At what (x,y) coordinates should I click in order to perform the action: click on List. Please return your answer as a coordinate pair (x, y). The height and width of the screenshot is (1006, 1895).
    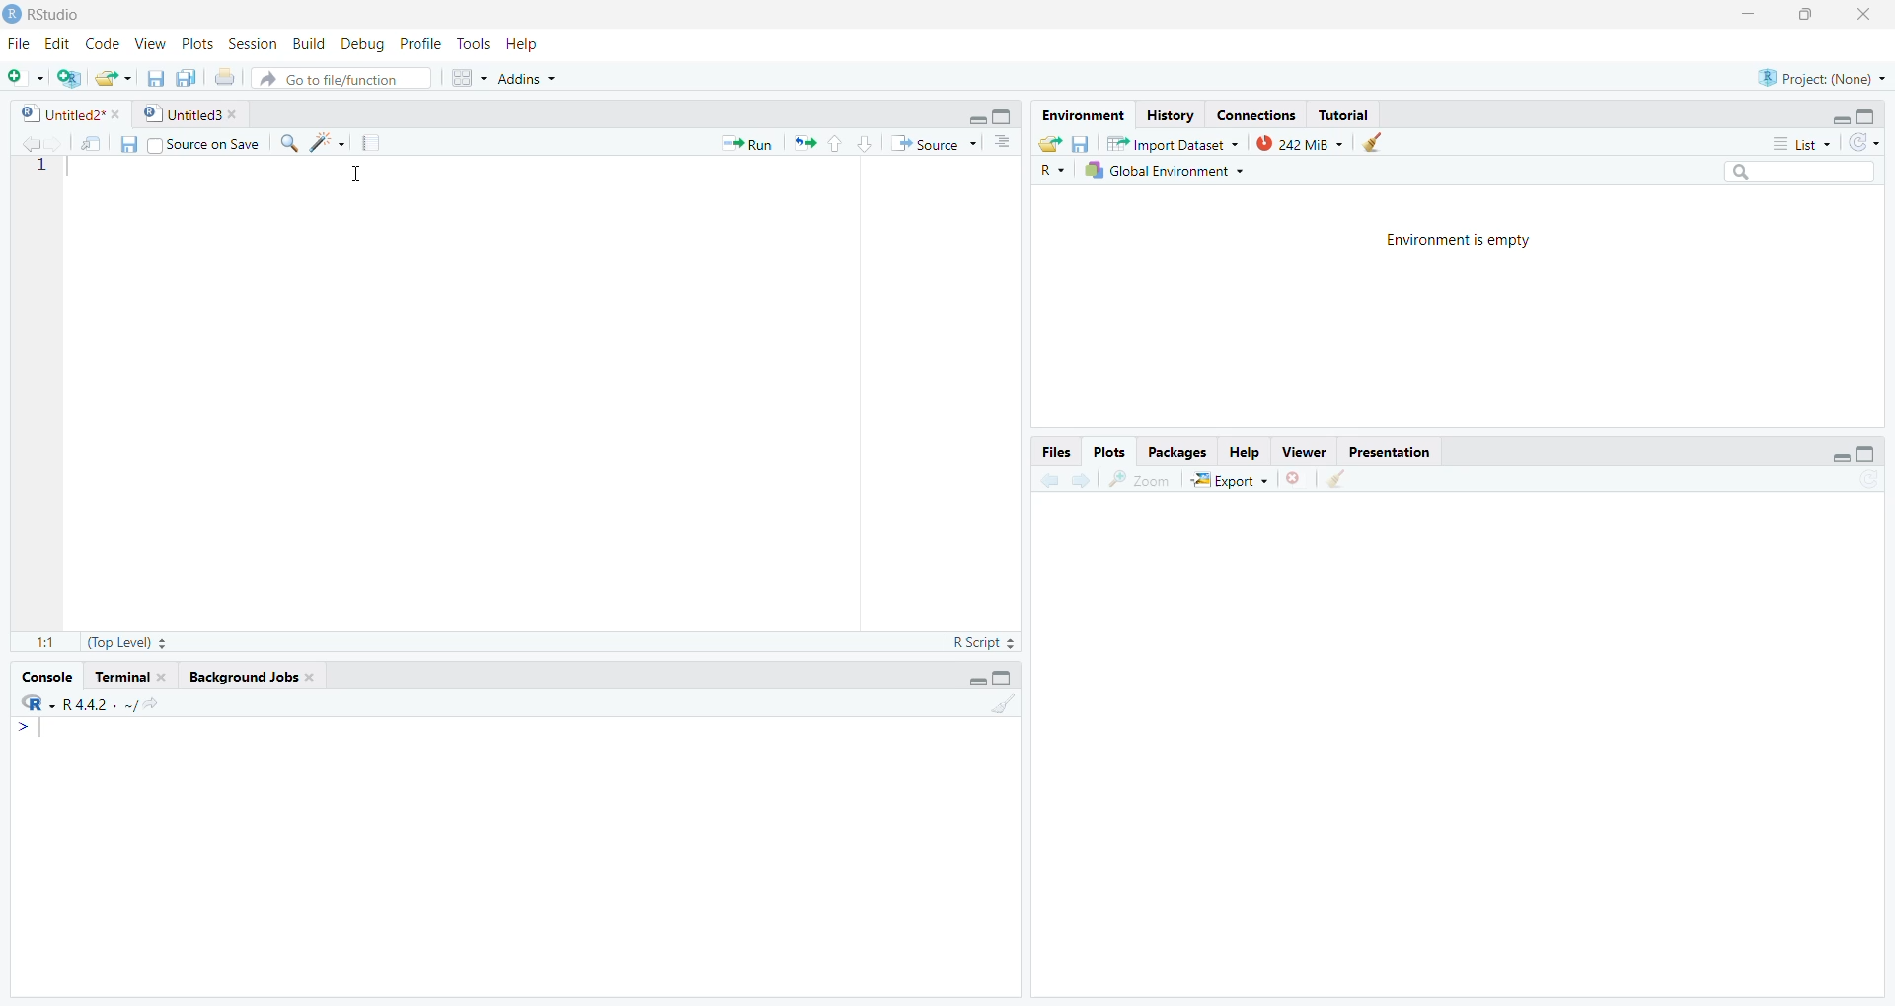
    Looking at the image, I should click on (1804, 144).